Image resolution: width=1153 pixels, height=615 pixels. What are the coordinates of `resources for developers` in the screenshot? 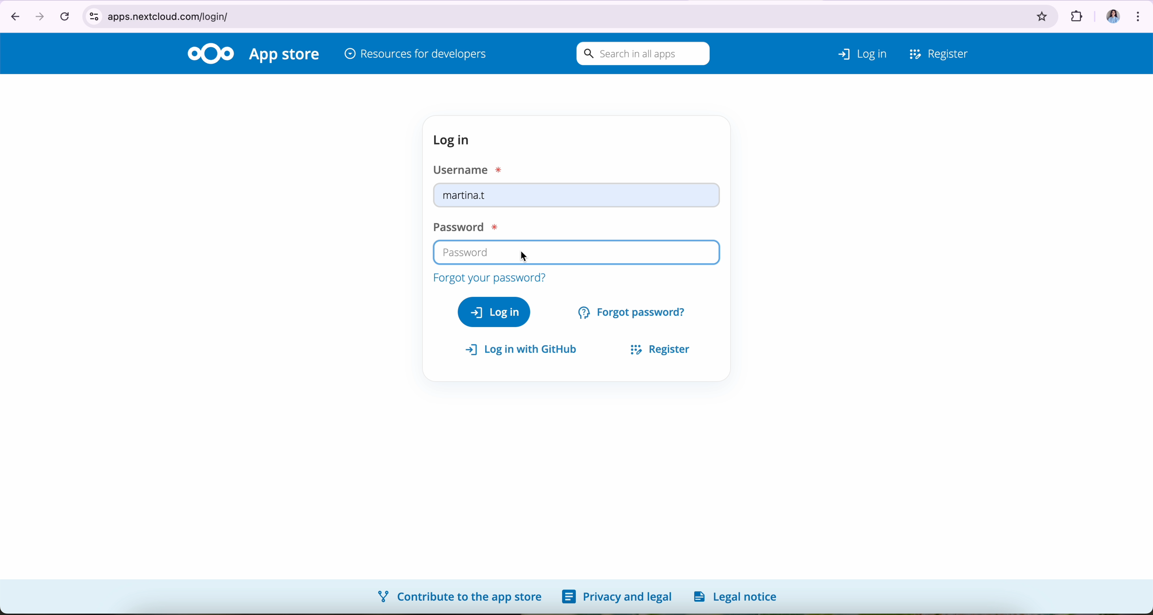 It's located at (416, 55).